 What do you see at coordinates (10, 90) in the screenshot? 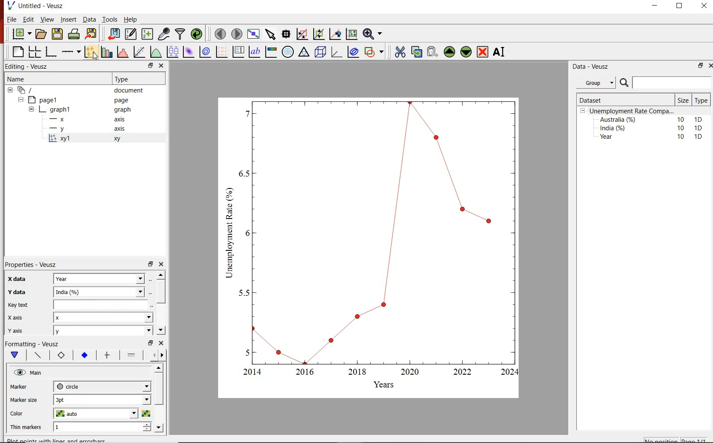
I see `collapse` at bounding box center [10, 90].